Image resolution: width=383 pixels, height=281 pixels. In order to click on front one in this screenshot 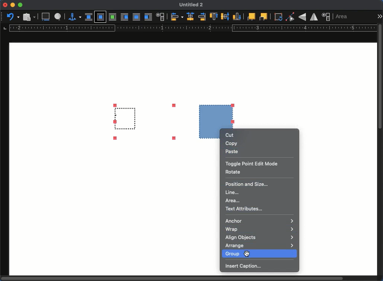, I will do `click(251, 17)`.